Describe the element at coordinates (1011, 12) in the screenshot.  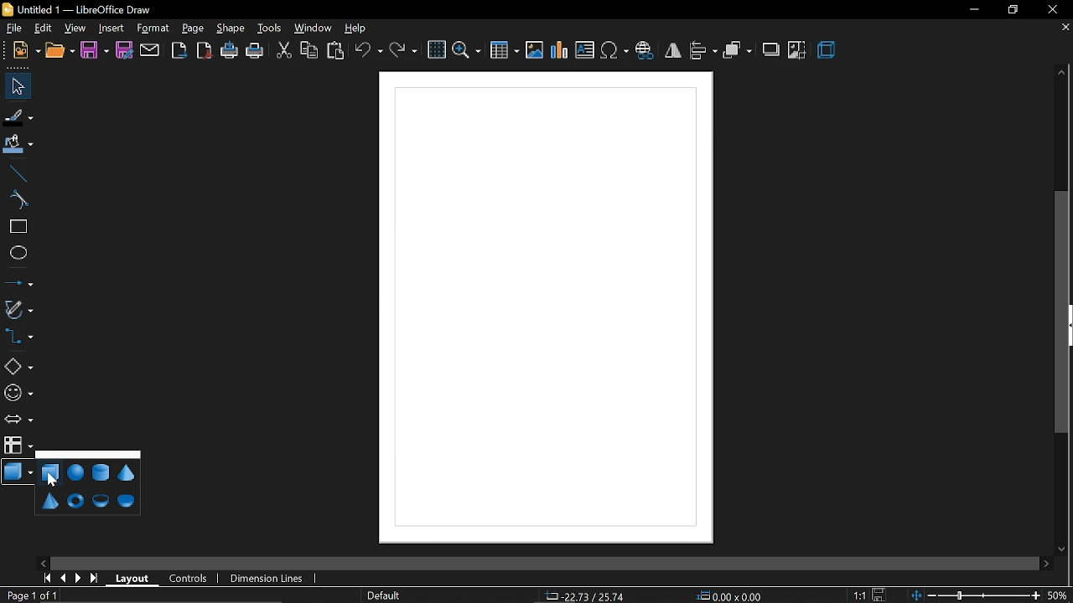
I see `restore down` at that location.